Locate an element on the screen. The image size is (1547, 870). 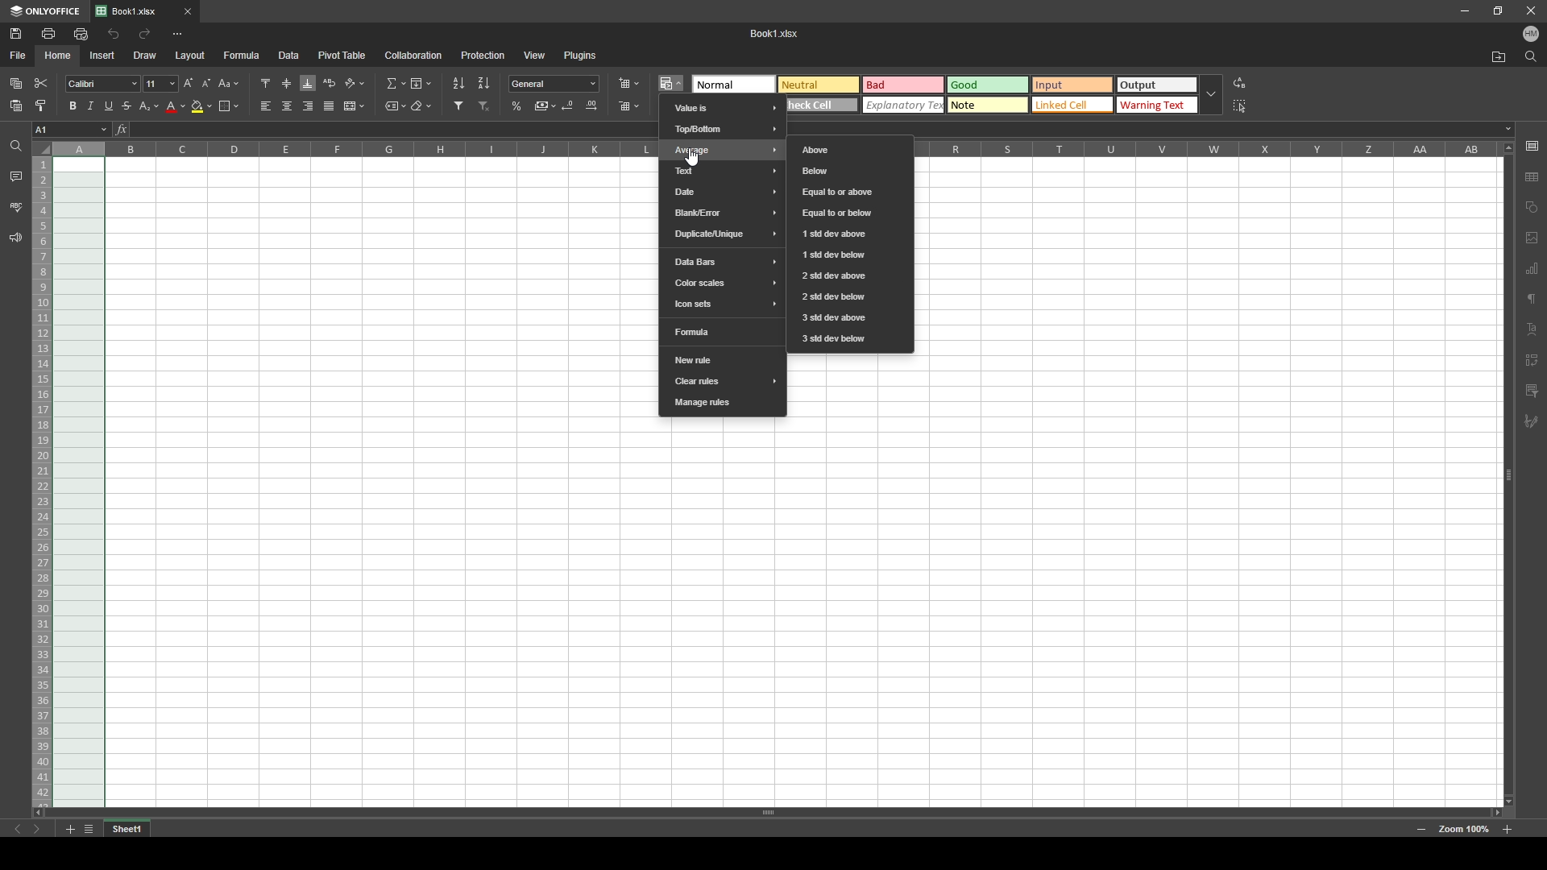
sort ascending is located at coordinates (458, 83).